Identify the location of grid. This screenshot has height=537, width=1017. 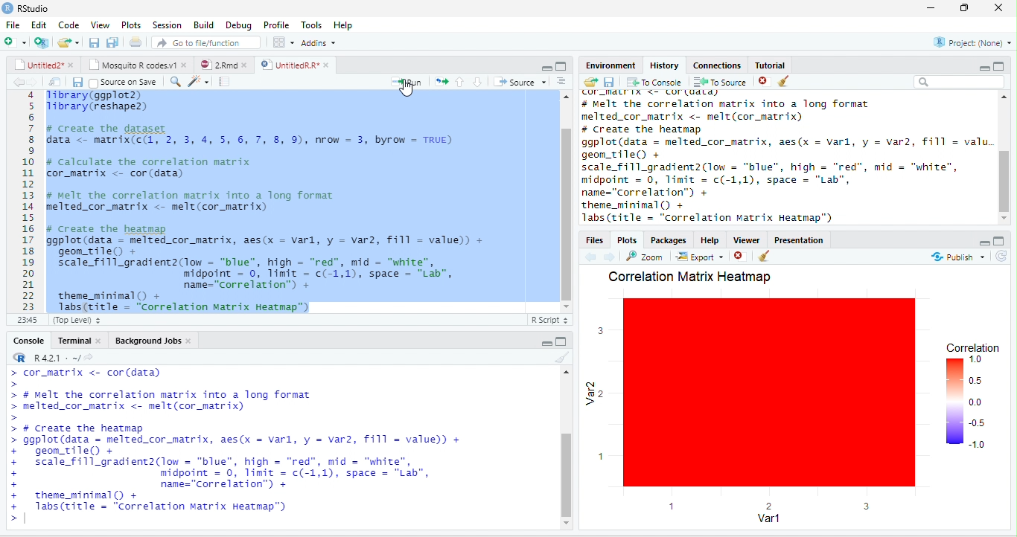
(283, 43).